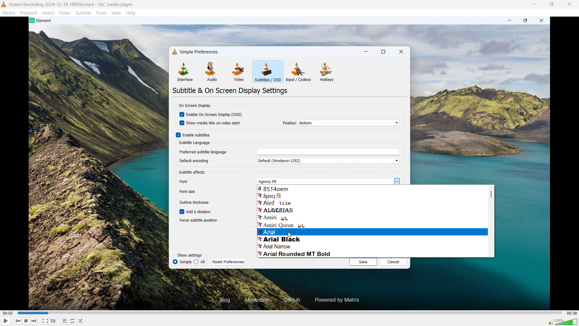 Image resolution: width=579 pixels, height=326 pixels. I want to click on backward or previous media, so click(18, 321).